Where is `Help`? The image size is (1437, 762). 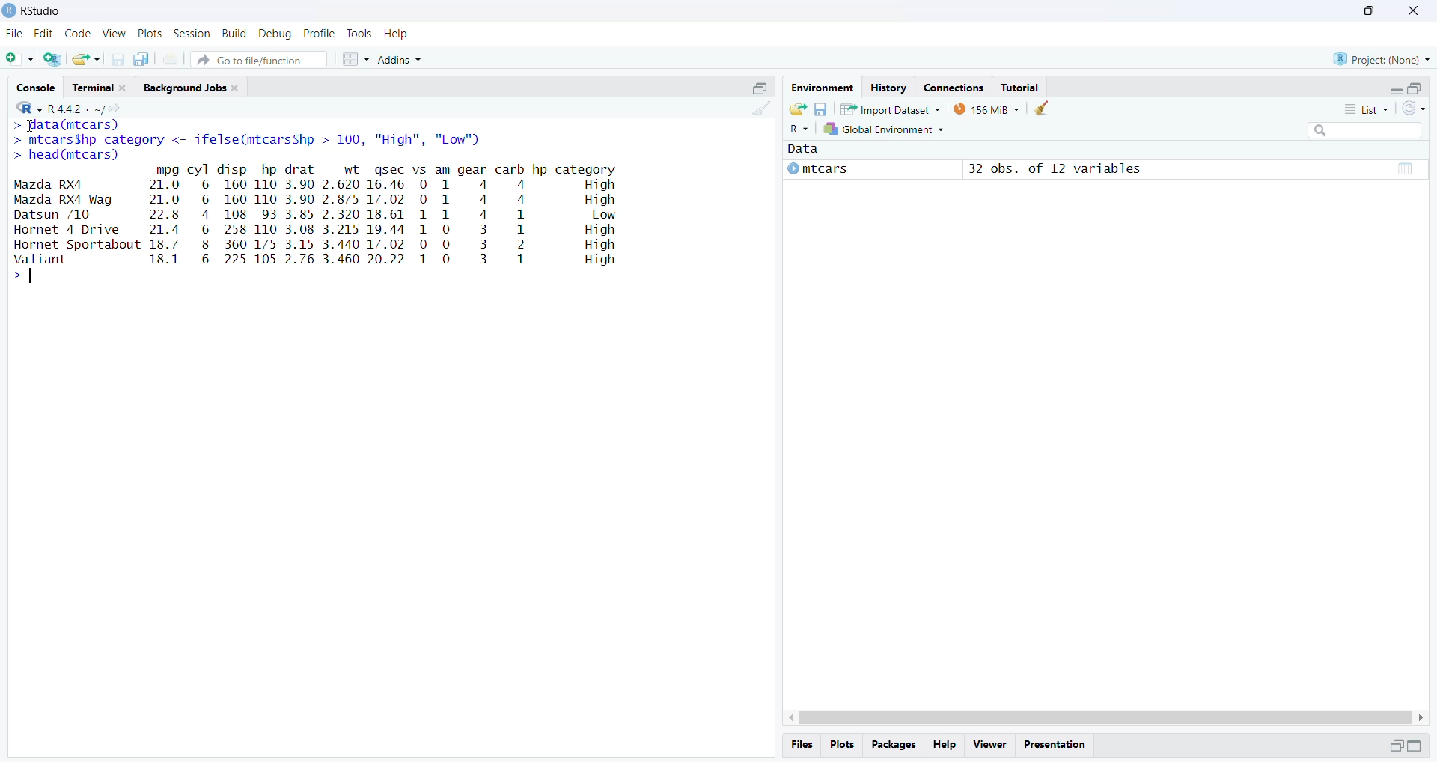
Help is located at coordinates (947, 745).